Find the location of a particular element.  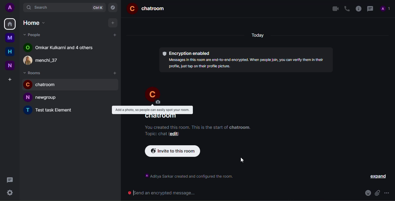

threads is located at coordinates (10, 180).